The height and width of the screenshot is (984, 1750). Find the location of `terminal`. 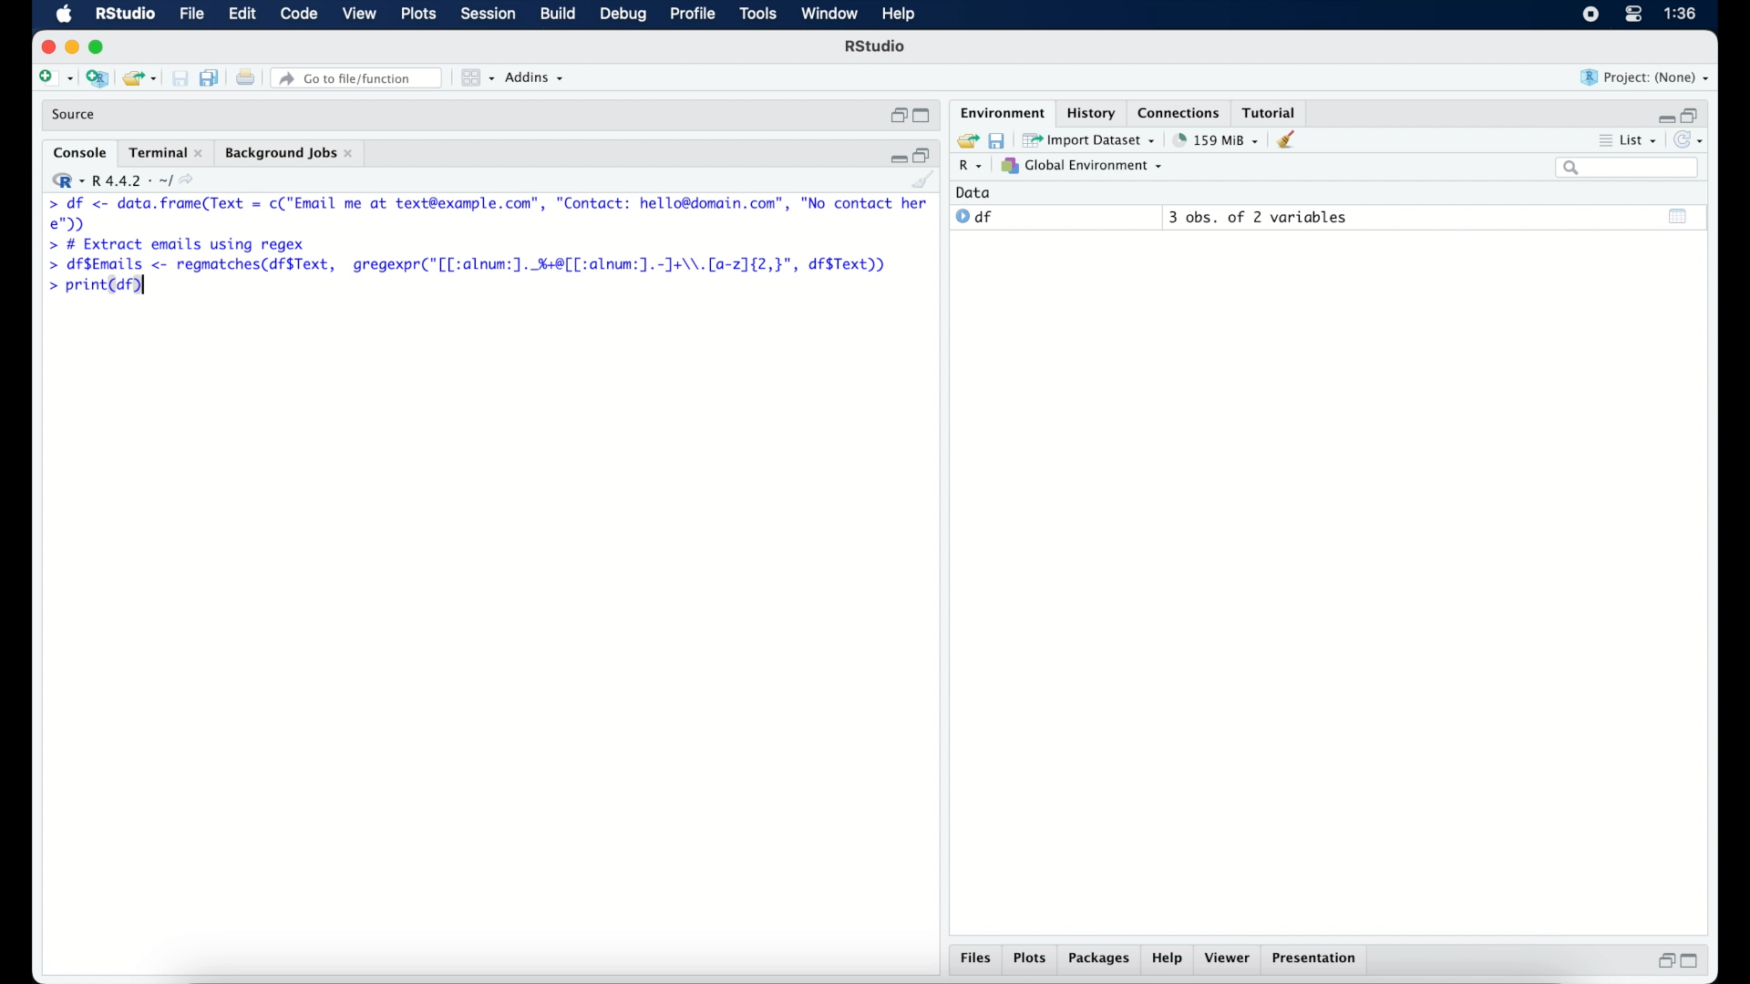

terminal is located at coordinates (165, 152).